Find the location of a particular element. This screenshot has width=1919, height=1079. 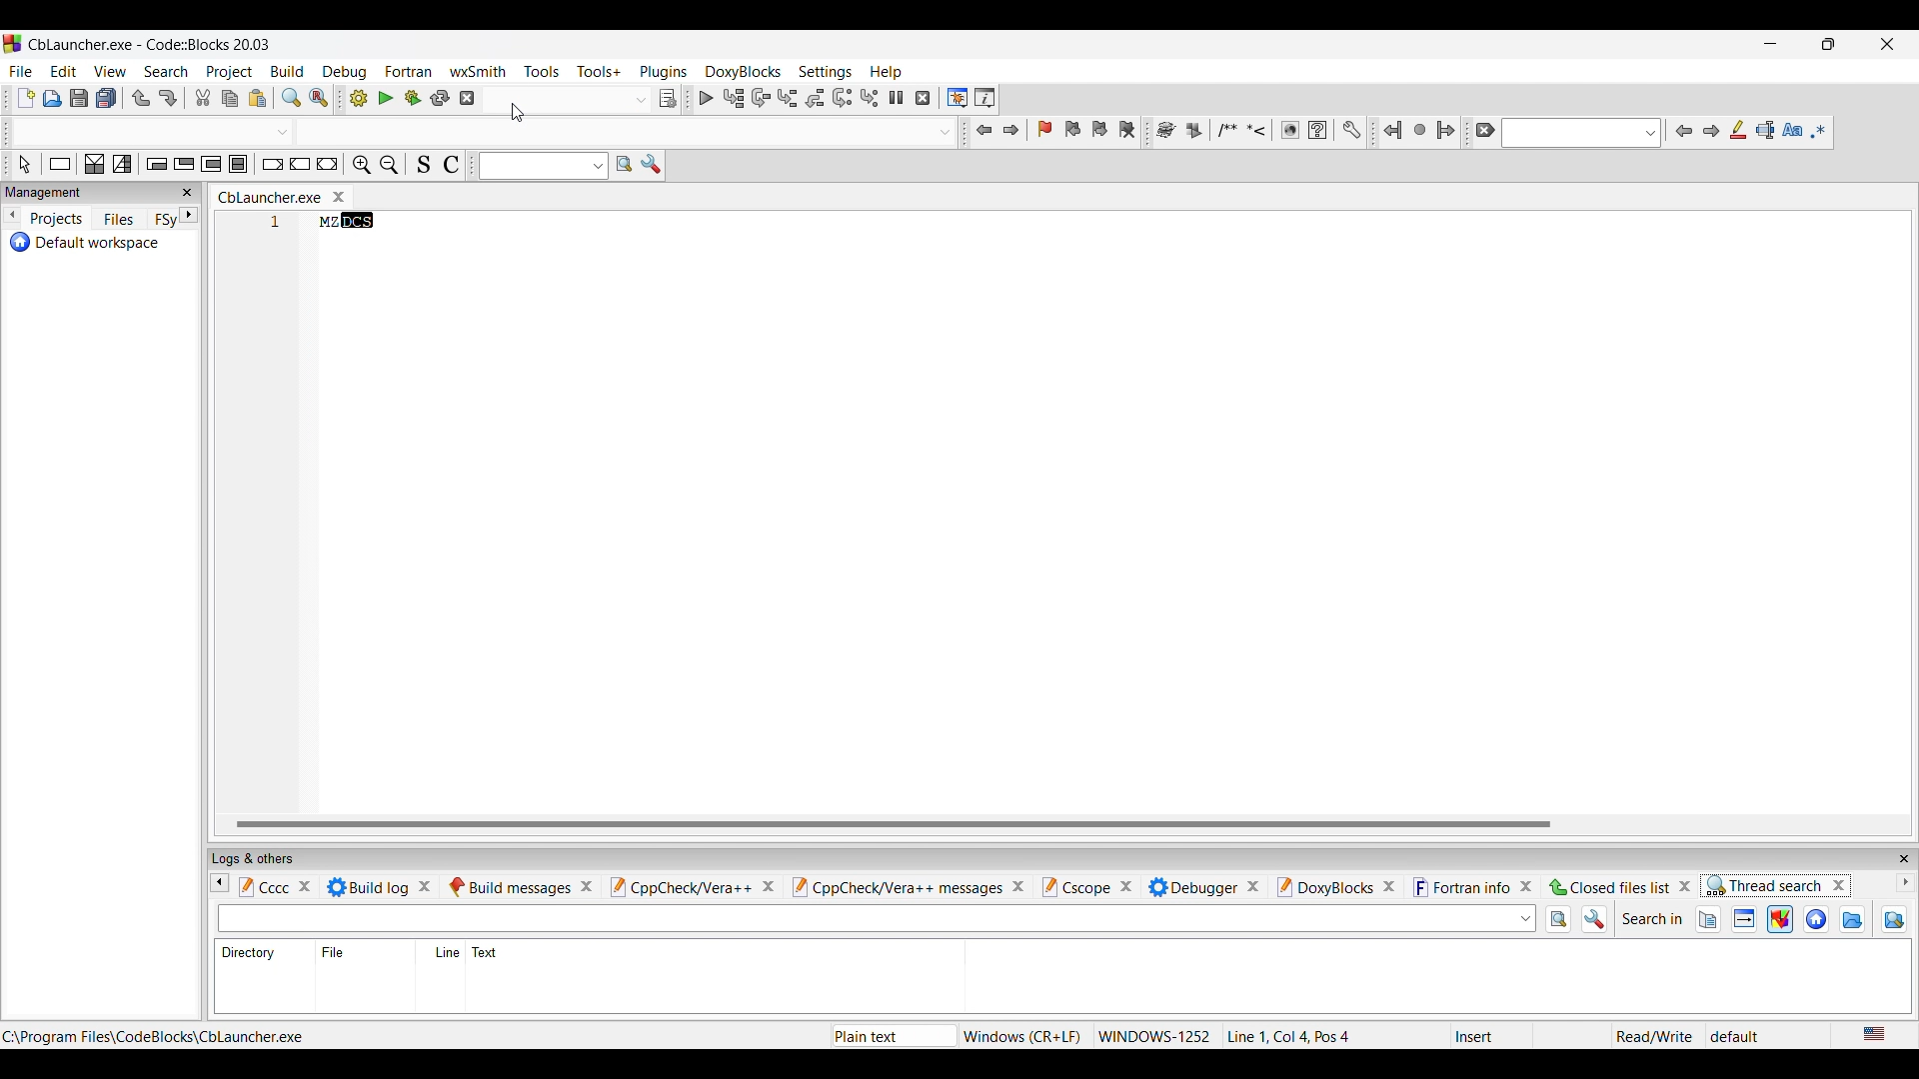

Toggle bookmark is located at coordinates (1044, 129).